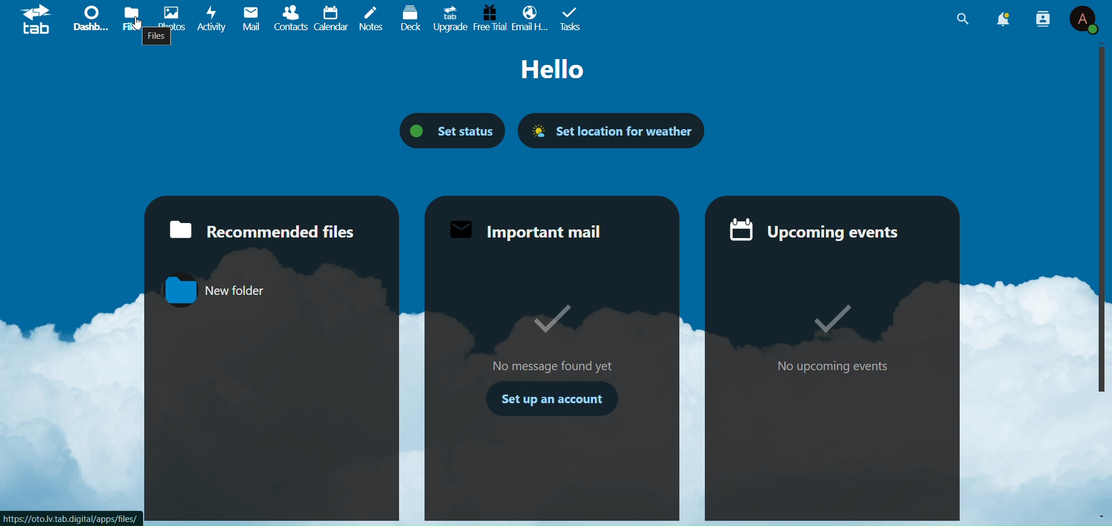 The width and height of the screenshot is (1112, 526). What do you see at coordinates (1043, 18) in the screenshot?
I see `Contacts` at bounding box center [1043, 18].